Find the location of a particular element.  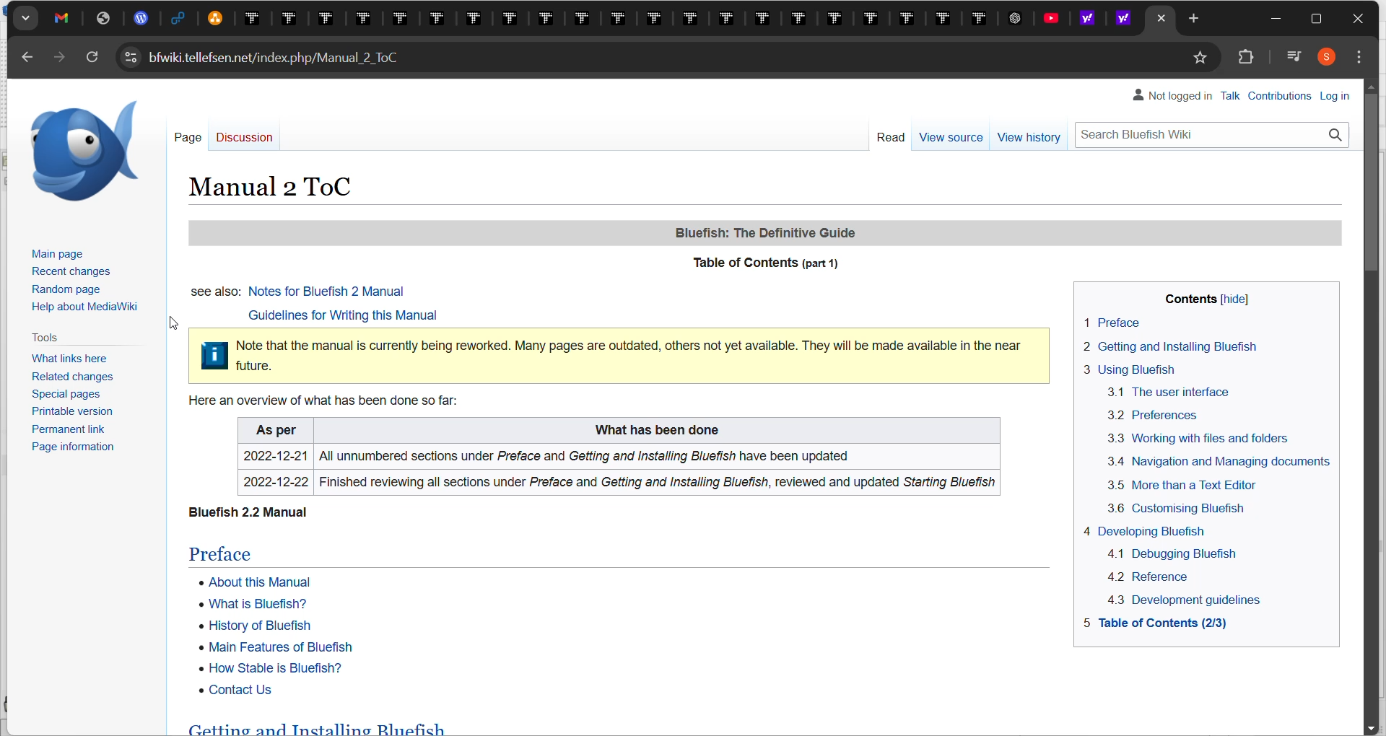

recent changes is located at coordinates (73, 272).